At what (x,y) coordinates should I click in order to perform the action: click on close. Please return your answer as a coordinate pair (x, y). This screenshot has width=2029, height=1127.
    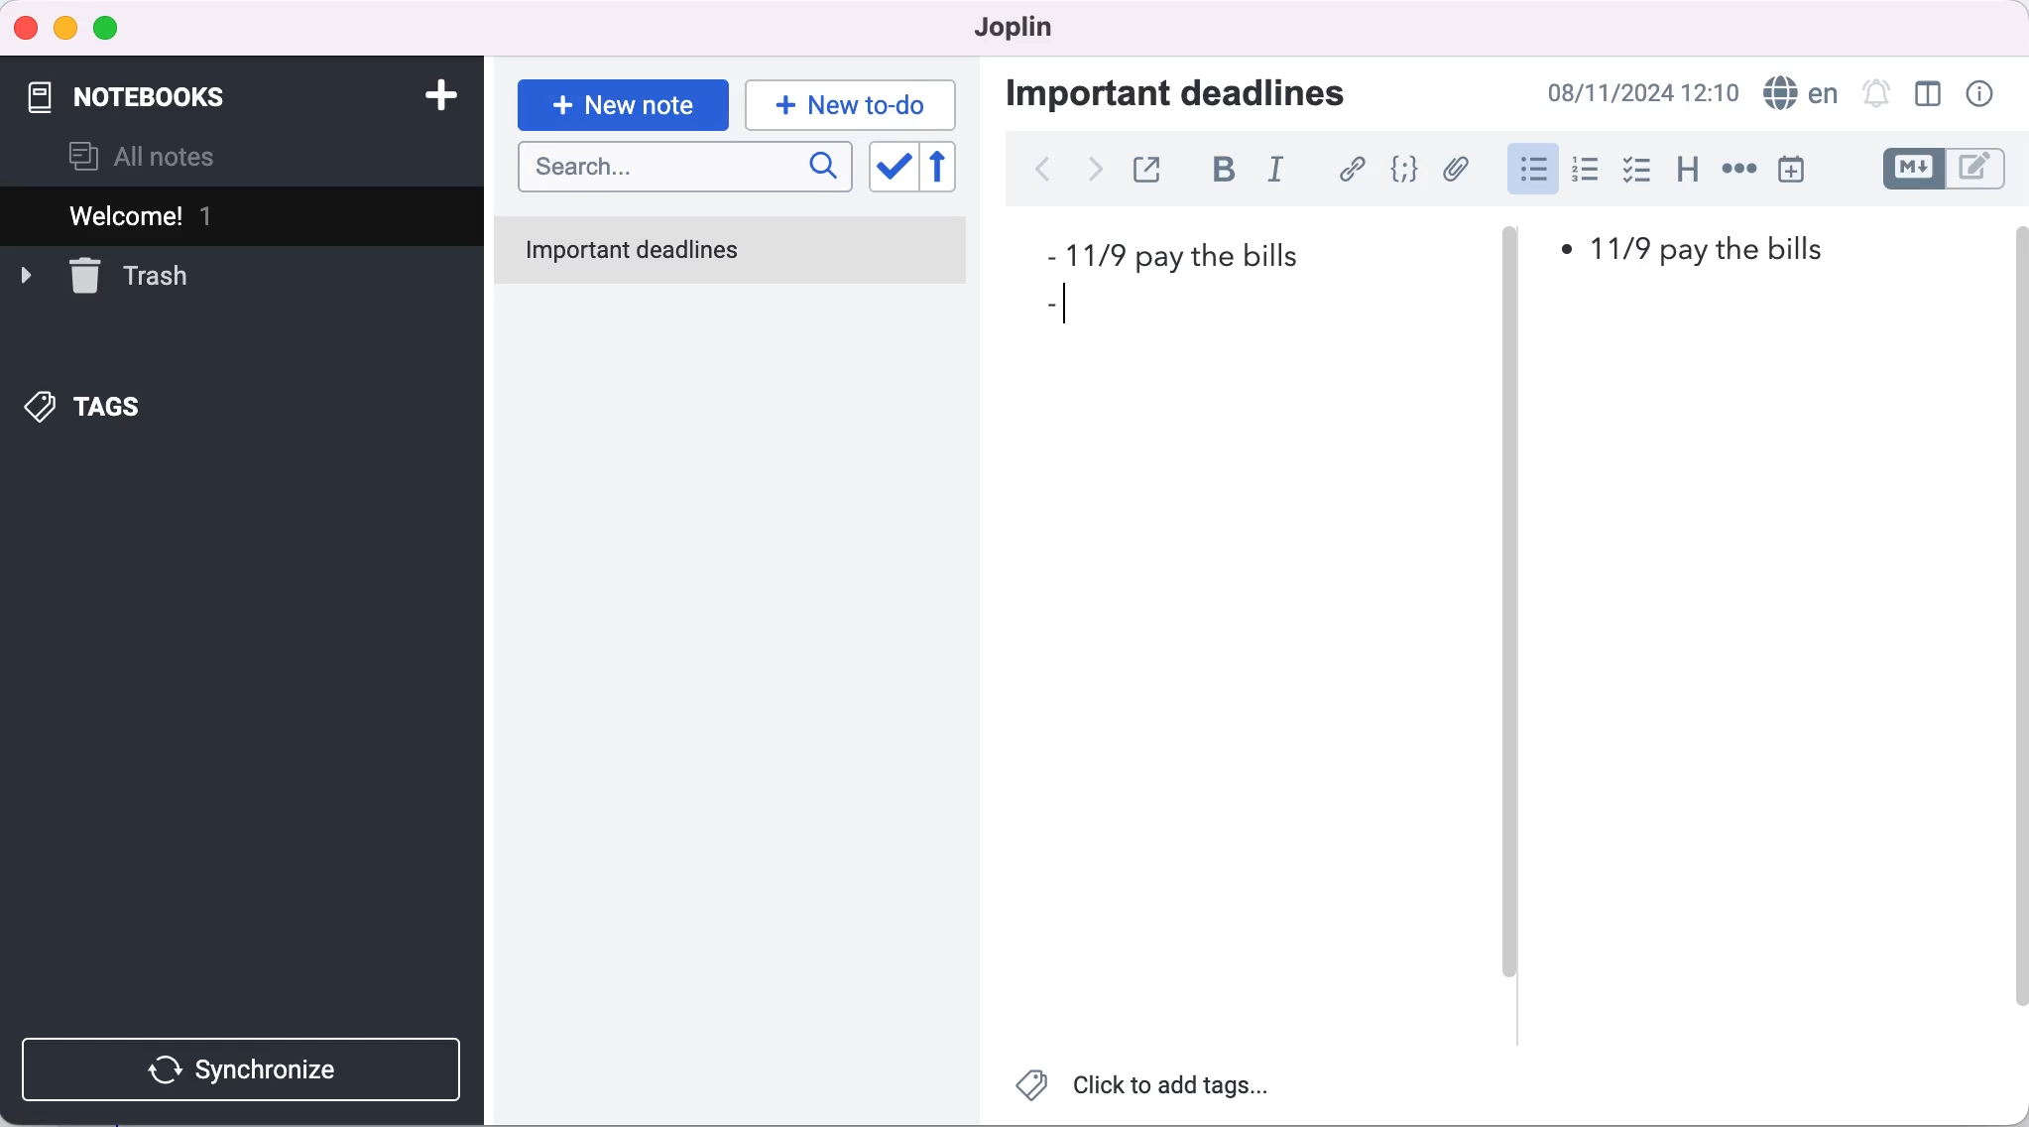
    Looking at the image, I should click on (26, 26).